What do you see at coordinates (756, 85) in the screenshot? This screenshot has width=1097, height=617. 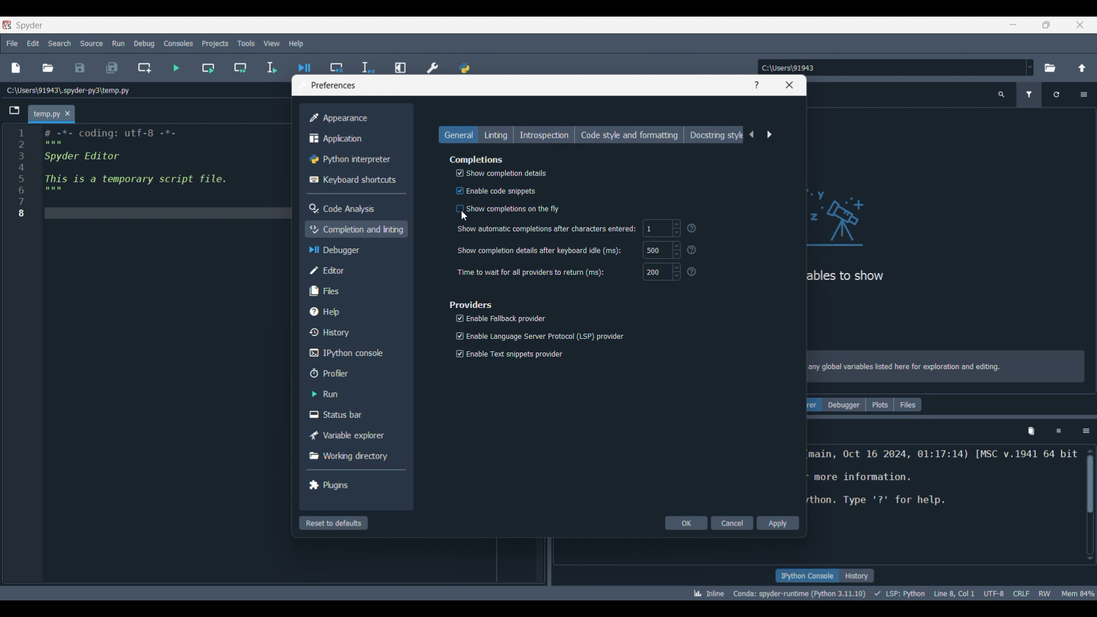 I see `Help` at bounding box center [756, 85].